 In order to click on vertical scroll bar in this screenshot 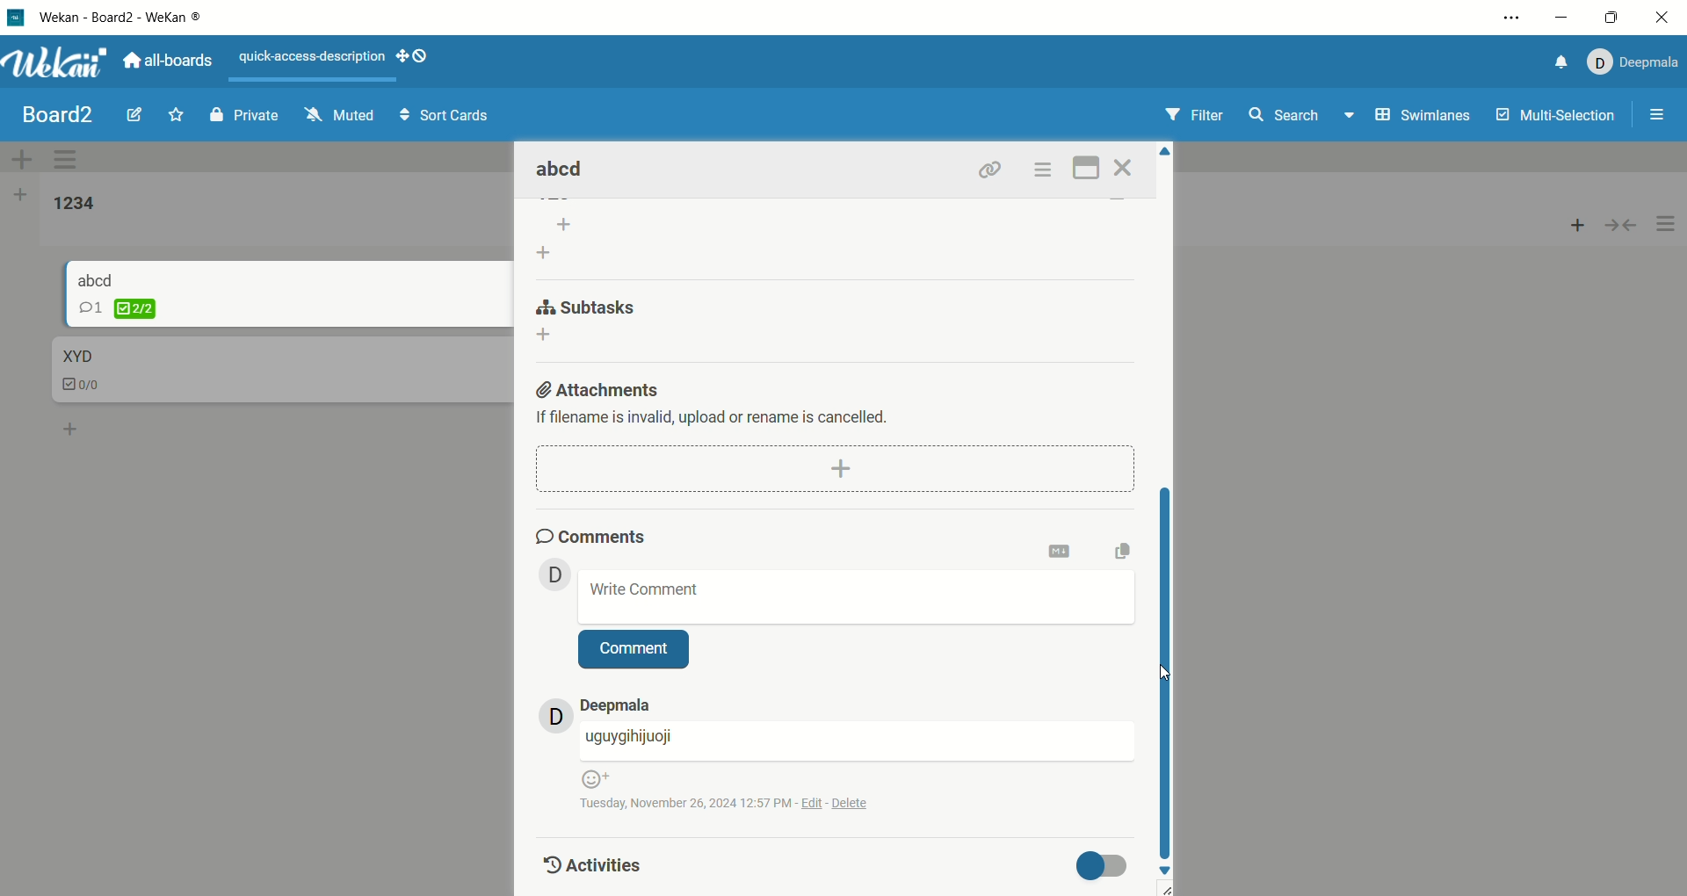, I will do `click(1167, 669)`.